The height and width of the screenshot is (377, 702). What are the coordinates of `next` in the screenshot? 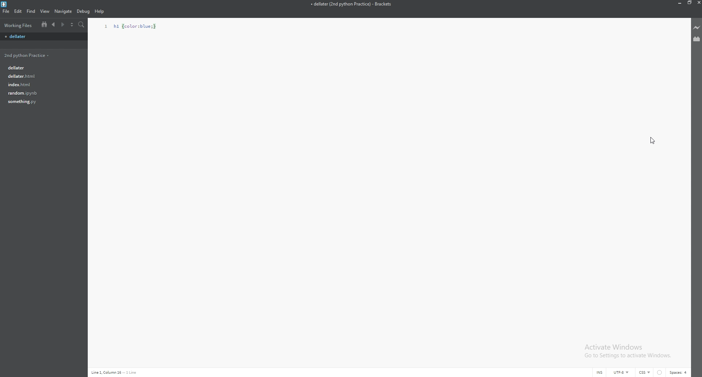 It's located at (62, 25).